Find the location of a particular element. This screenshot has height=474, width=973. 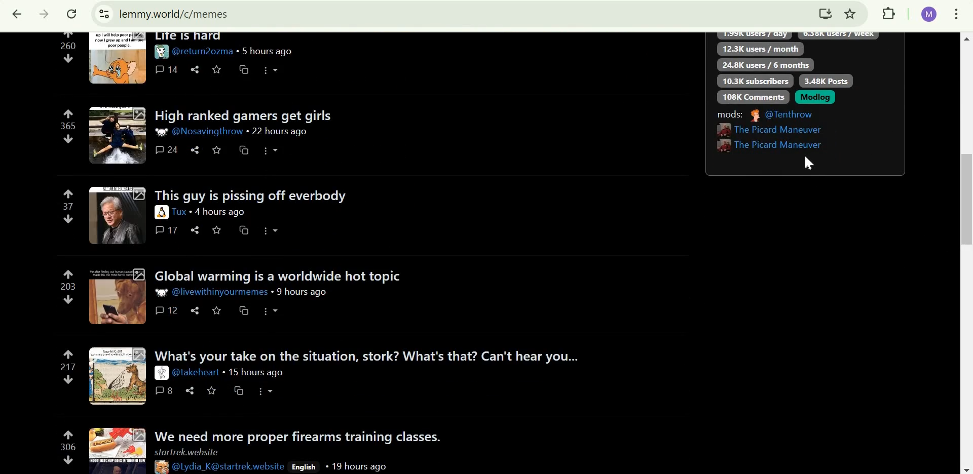

downvote is located at coordinates (68, 59).